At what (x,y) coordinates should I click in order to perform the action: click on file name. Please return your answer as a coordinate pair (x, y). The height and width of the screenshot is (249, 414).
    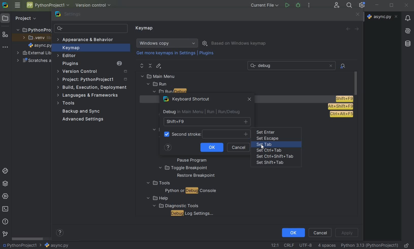
    Looking at the image, I should click on (54, 245).